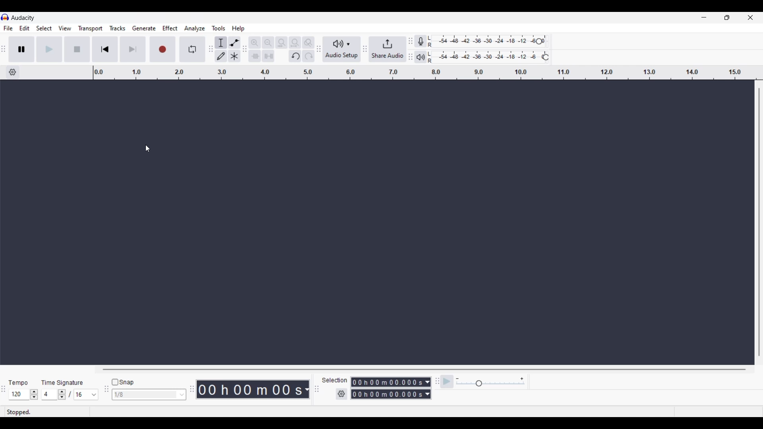 Image resolution: width=763 pixels, height=429 pixels. I want to click on Play-at-speed/Play-at-speed oncce, so click(447, 382).